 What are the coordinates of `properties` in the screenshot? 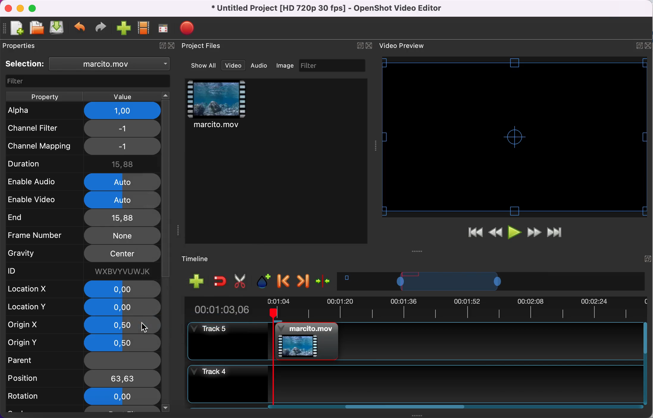 It's located at (22, 46).